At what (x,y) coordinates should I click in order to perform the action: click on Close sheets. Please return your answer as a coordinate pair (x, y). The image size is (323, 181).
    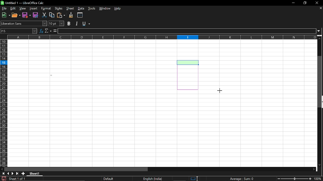
    Looking at the image, I should click on (320, 9).